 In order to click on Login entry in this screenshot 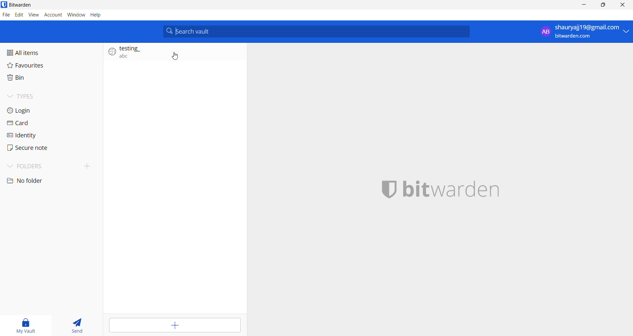, I will do `click(172, 53)`.